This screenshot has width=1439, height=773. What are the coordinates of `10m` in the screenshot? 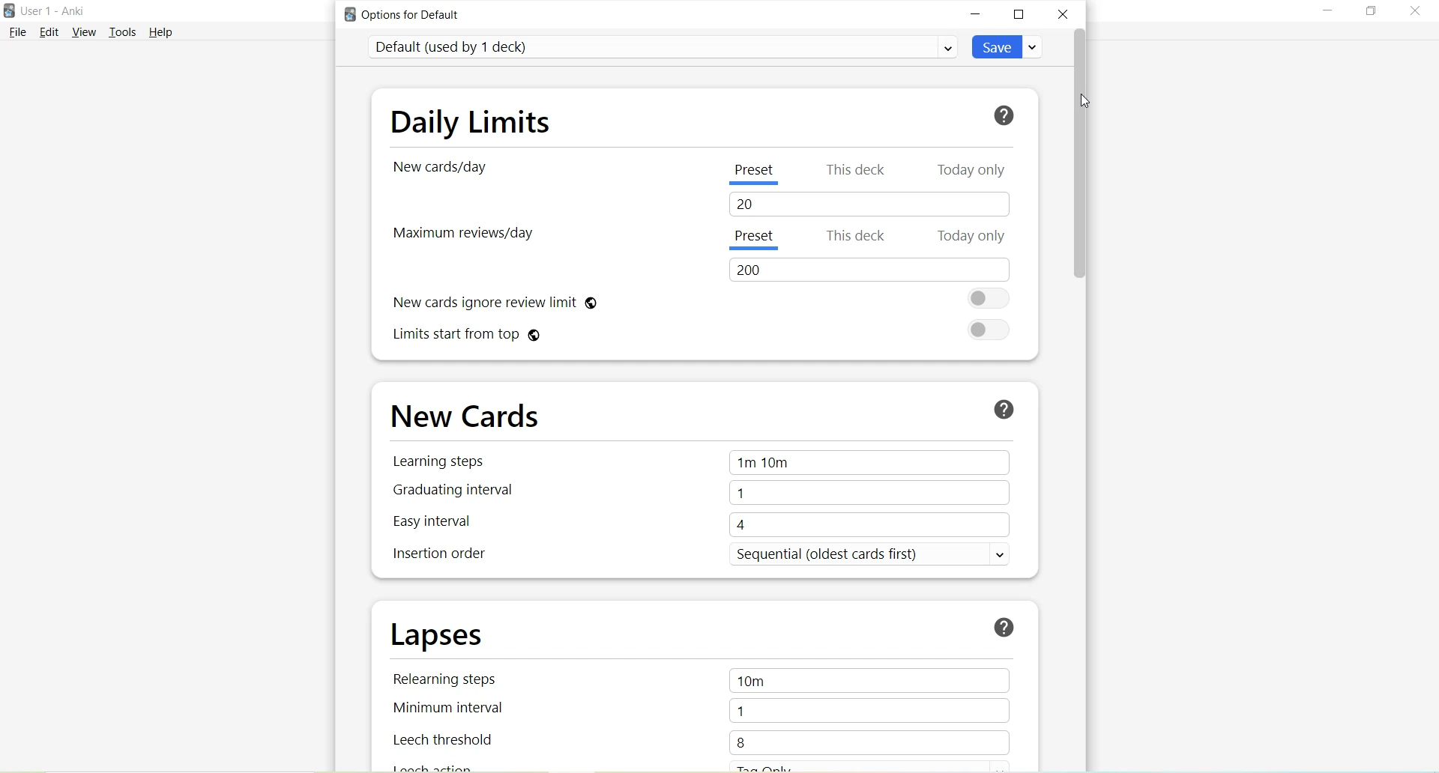 It's located at (872, 681).